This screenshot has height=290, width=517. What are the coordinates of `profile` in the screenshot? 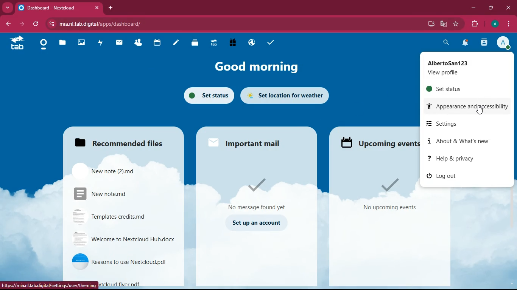 It's located at (494, 25).